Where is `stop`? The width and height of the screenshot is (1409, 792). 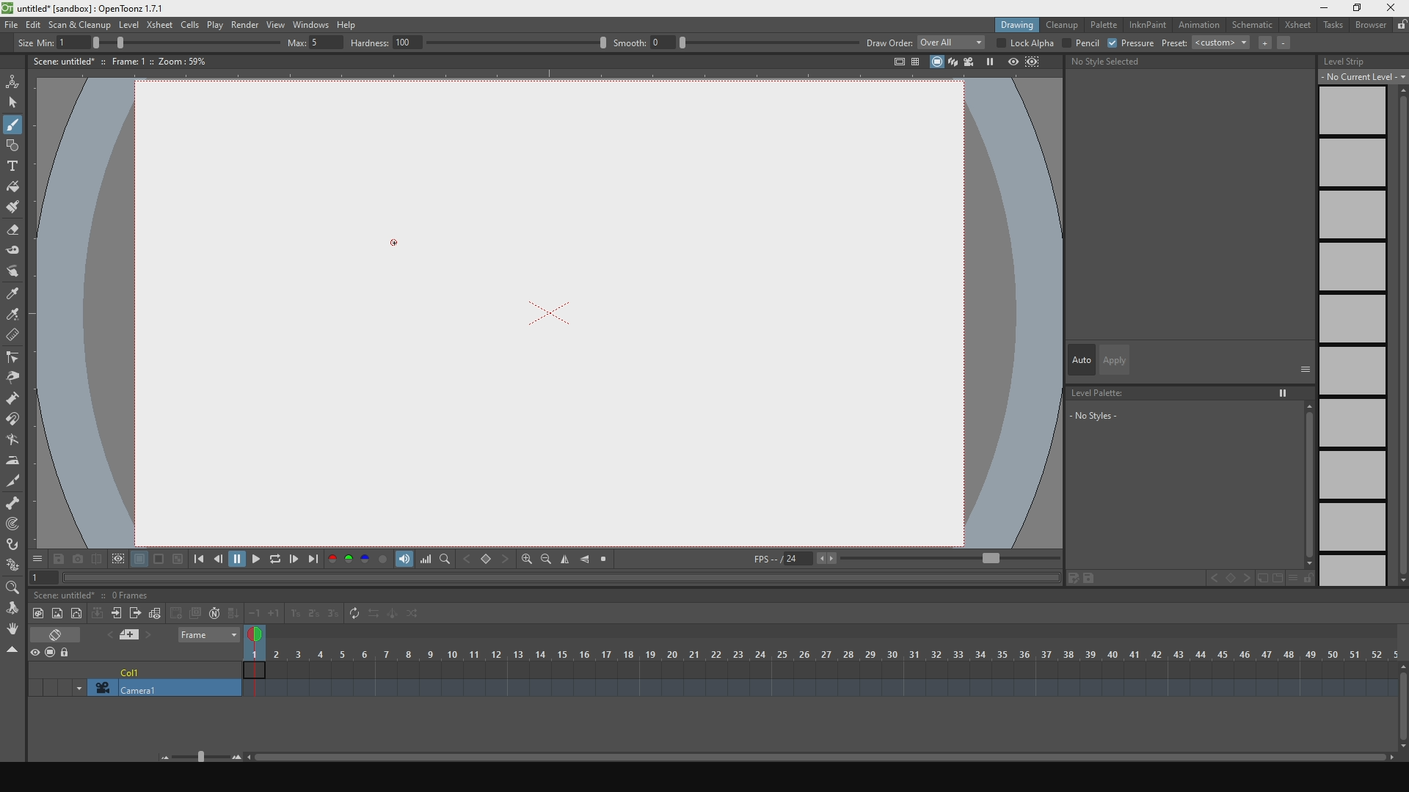 stop is located at coordinates (54, 652).